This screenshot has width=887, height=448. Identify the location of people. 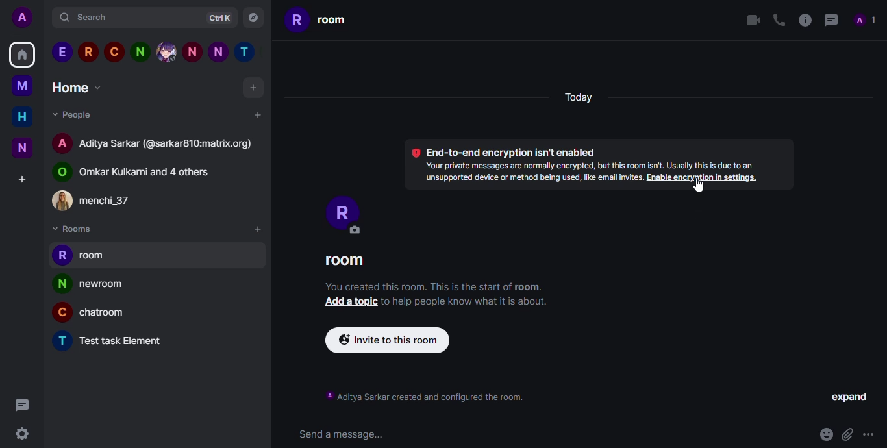
(151, 173).